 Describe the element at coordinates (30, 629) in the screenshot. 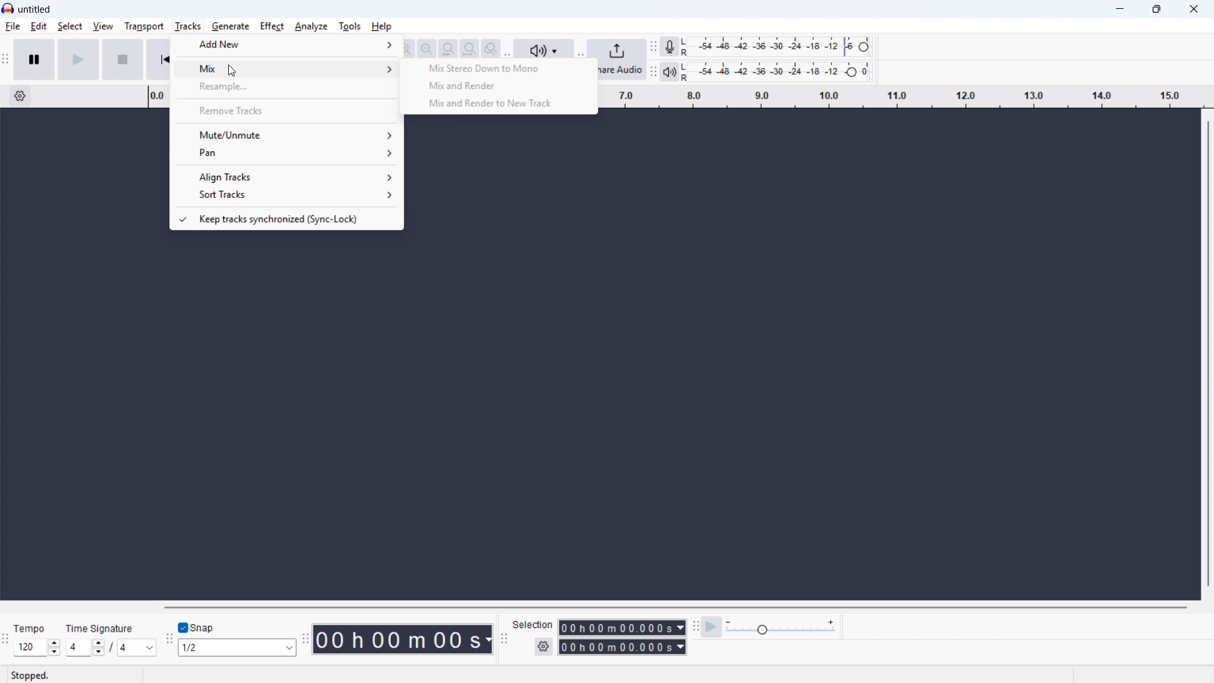

I see `tempo` at that location.